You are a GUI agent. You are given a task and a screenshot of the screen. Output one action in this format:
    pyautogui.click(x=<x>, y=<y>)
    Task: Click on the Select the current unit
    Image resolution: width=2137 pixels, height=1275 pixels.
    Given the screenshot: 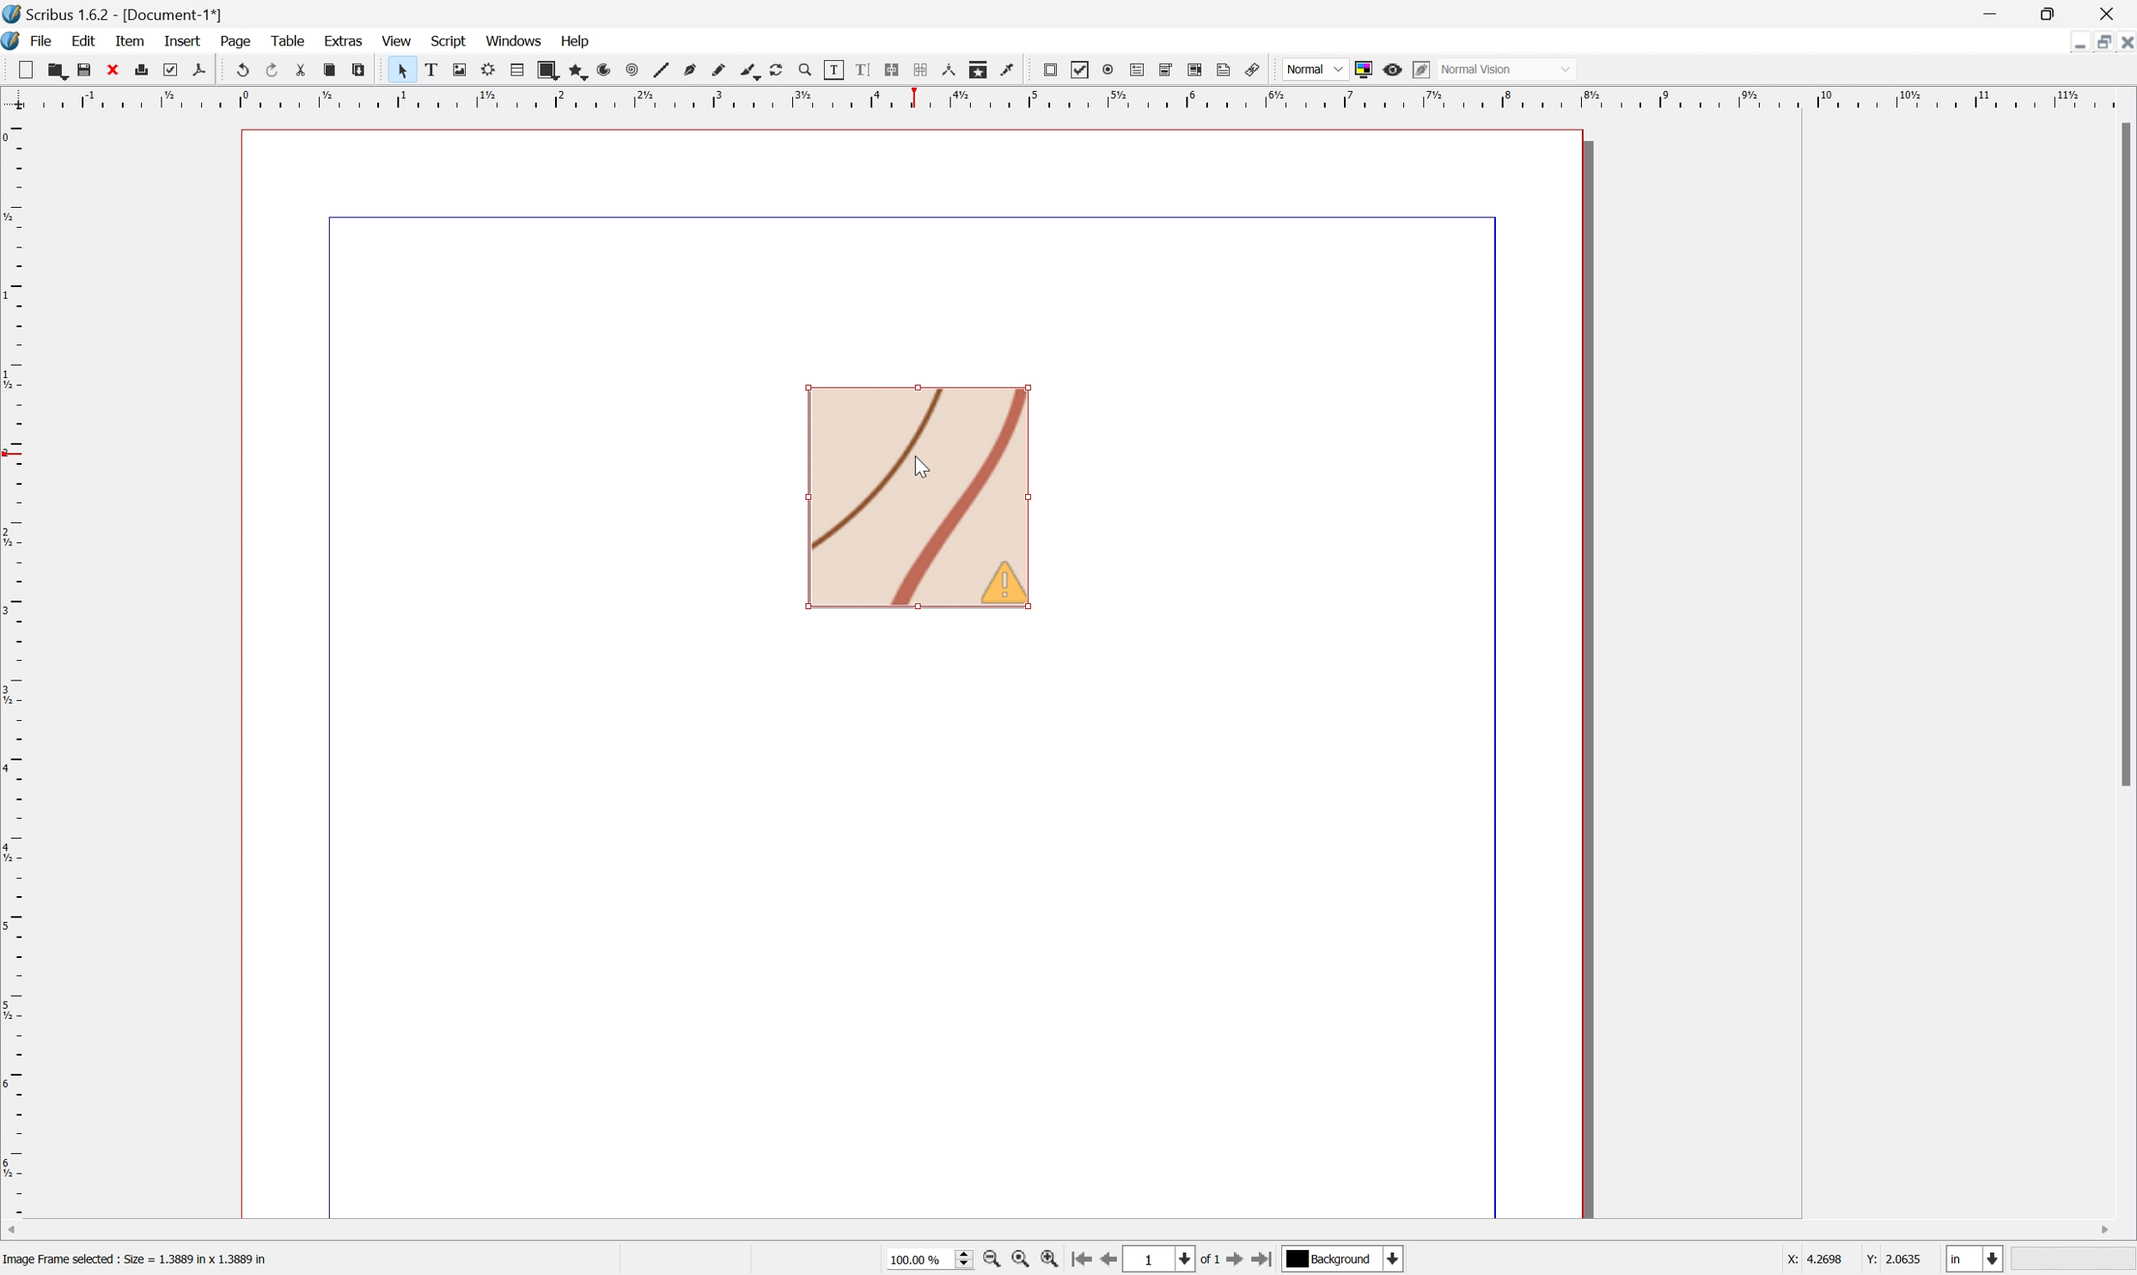 What is the action you would take?
    pyautogui.click(x=1974, y=1260)
    